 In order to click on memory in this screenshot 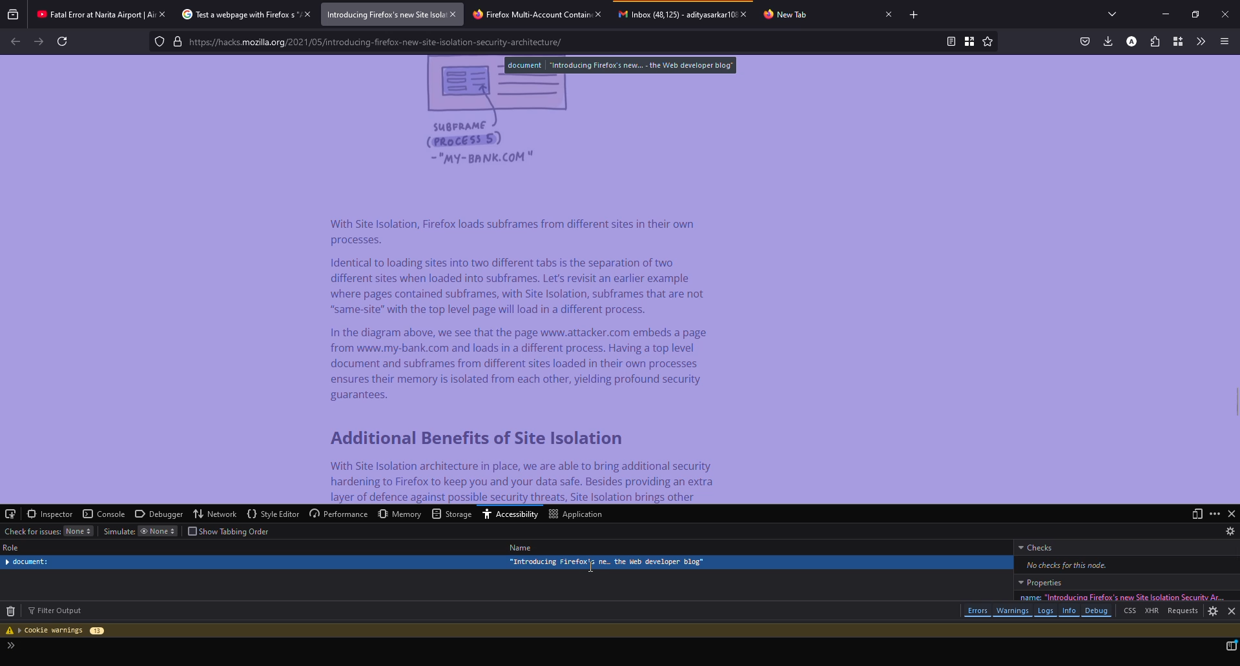, I will do `click(402, 514)`.